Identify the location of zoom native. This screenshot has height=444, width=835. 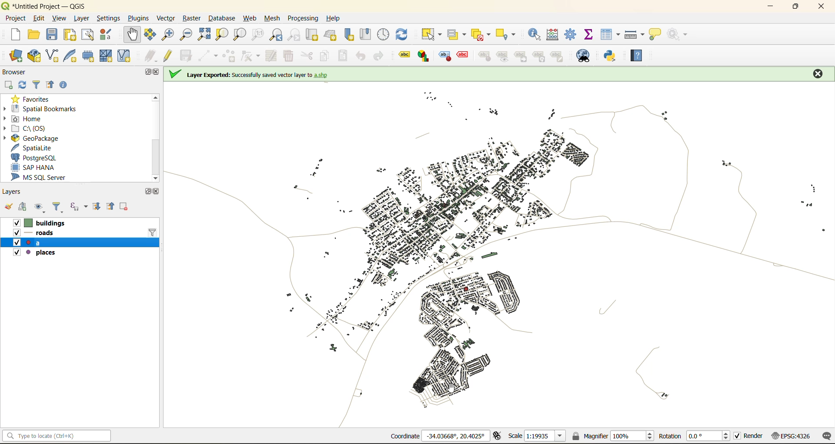
(260, 35).